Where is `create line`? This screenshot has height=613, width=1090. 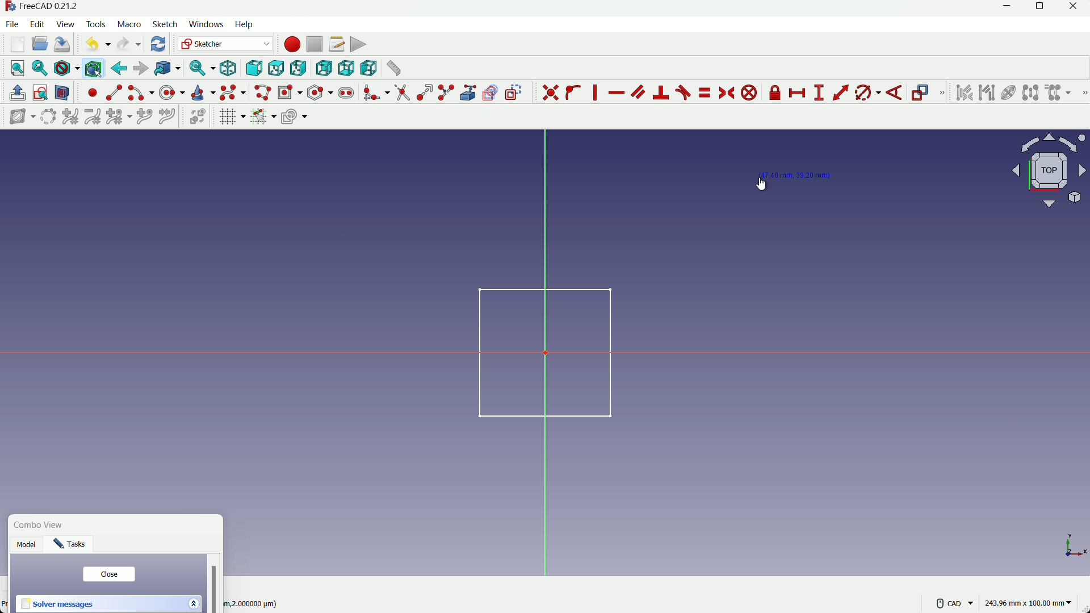
create line is located at coordinates (114, 93).